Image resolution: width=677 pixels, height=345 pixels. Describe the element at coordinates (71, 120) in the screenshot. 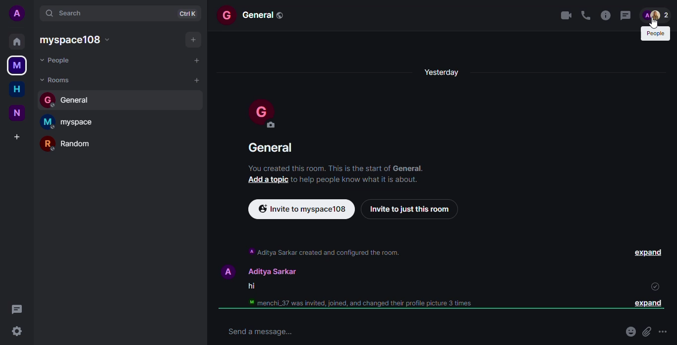

I see `myspace` at that location.